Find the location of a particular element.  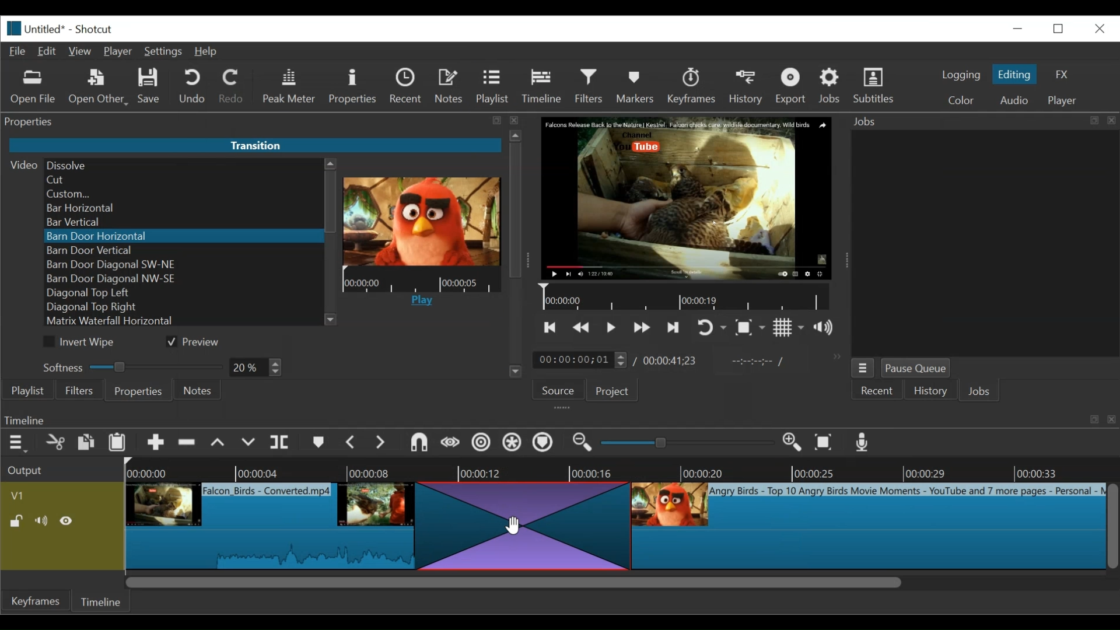

Vertical Scroll bar is located at coordinates (1113, 526).